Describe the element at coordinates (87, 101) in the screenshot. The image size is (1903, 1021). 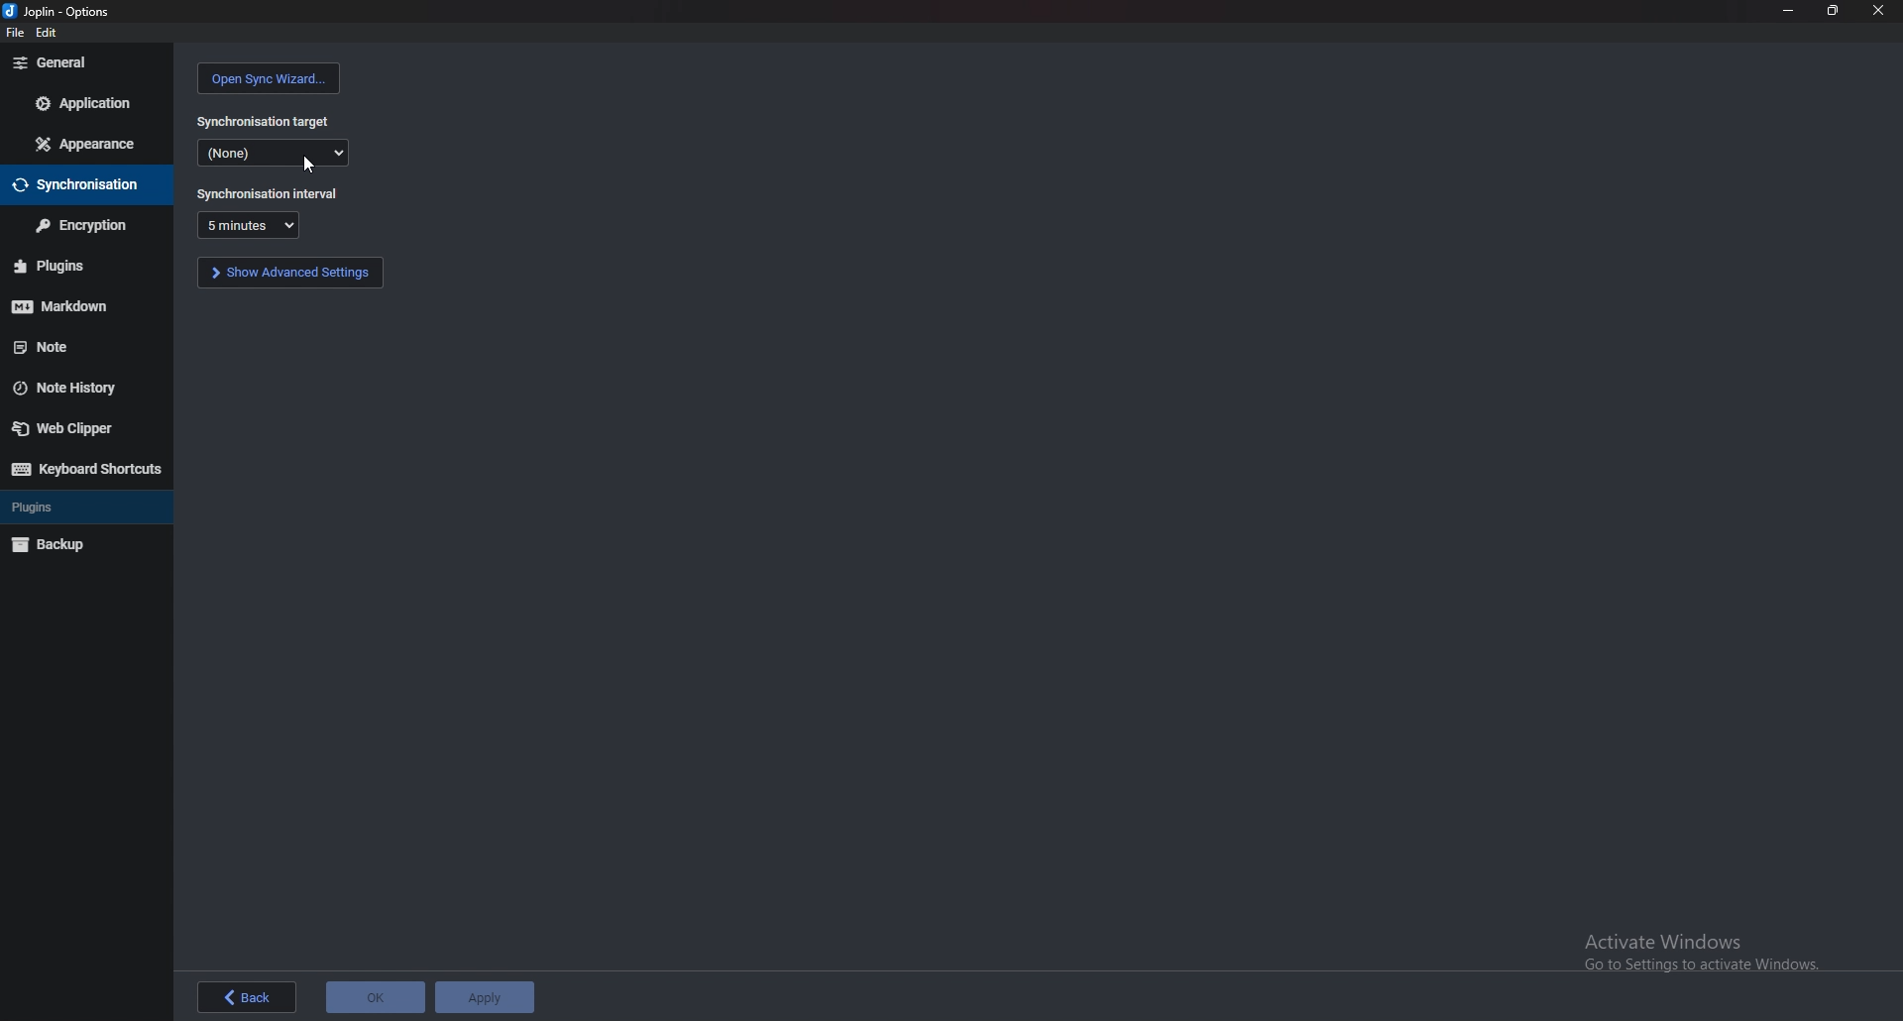
I see `application` at that location.